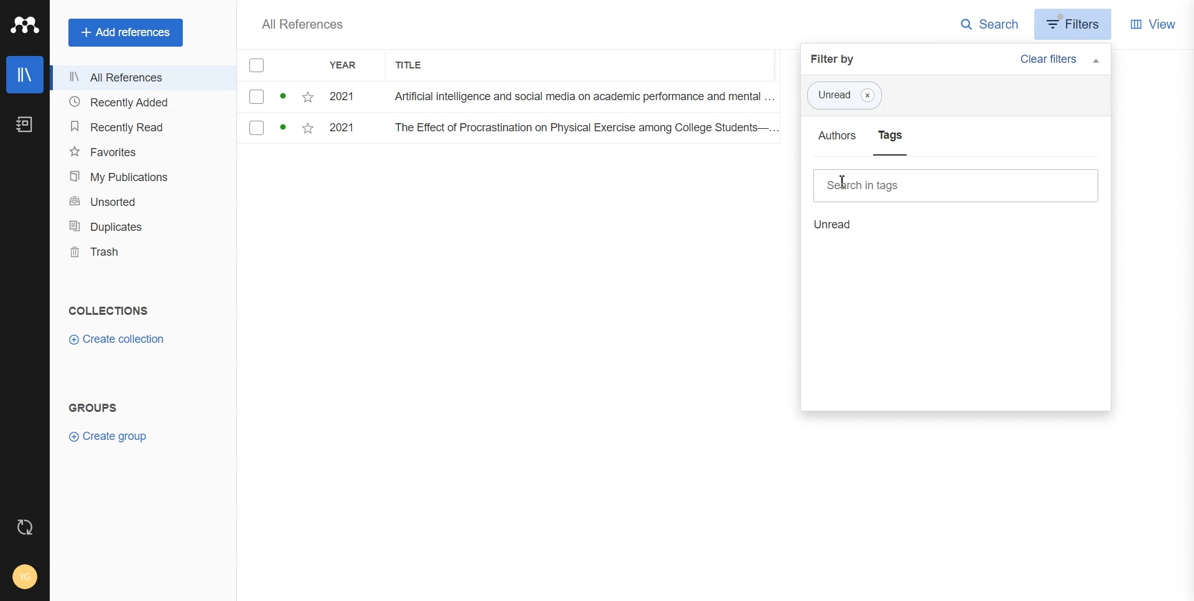  Describe the element at coordinates (1075, 24) in the screenshot. I see `Filters` at that location.